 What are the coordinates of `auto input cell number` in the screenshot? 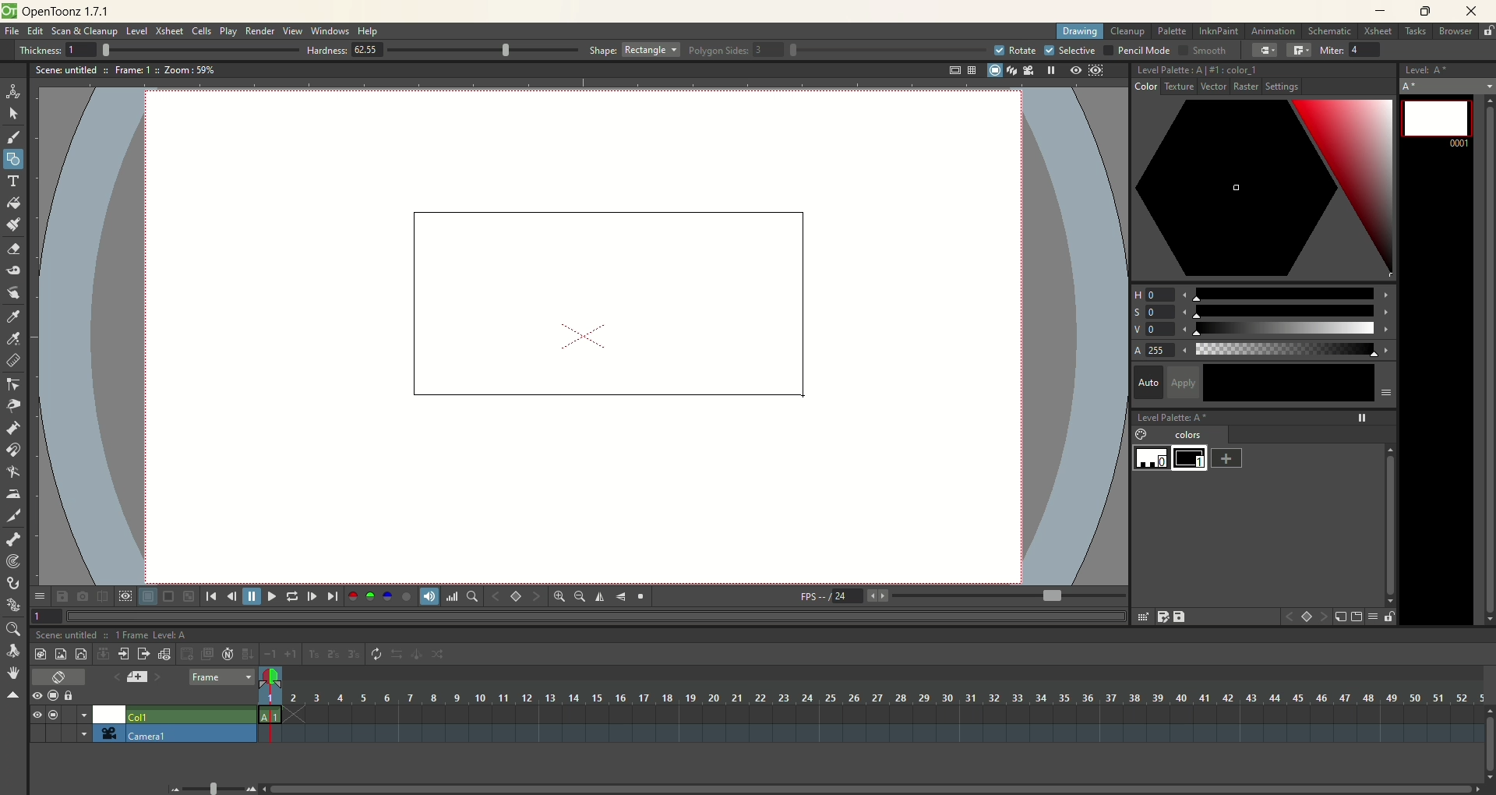 It's located at (228, 654).